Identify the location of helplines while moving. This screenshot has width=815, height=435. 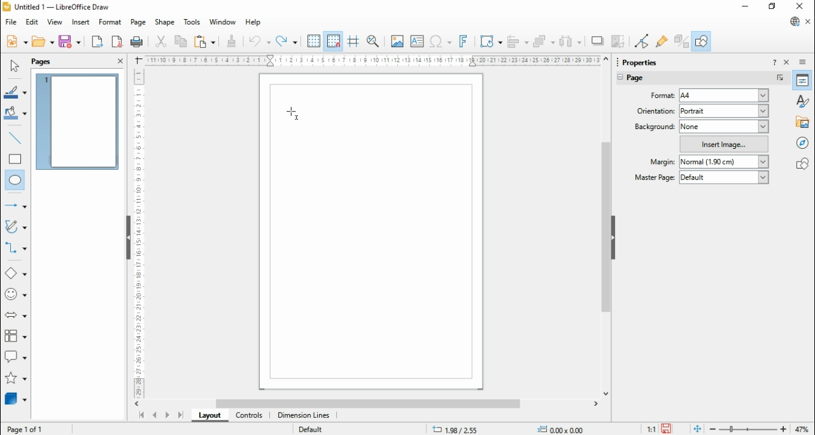
(353, 41).